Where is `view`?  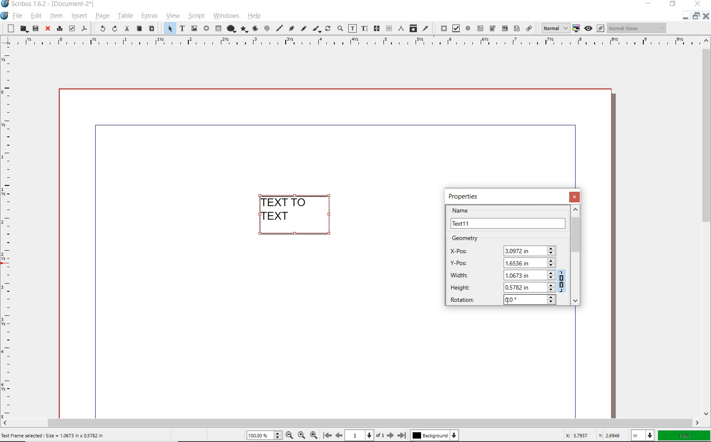
view is located at coordinates (173, 16).